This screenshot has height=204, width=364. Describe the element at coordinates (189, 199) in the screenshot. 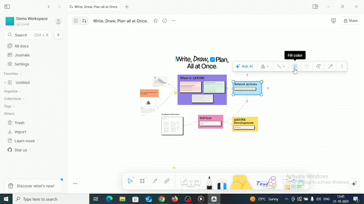

I see `OBS Studio` at that location.